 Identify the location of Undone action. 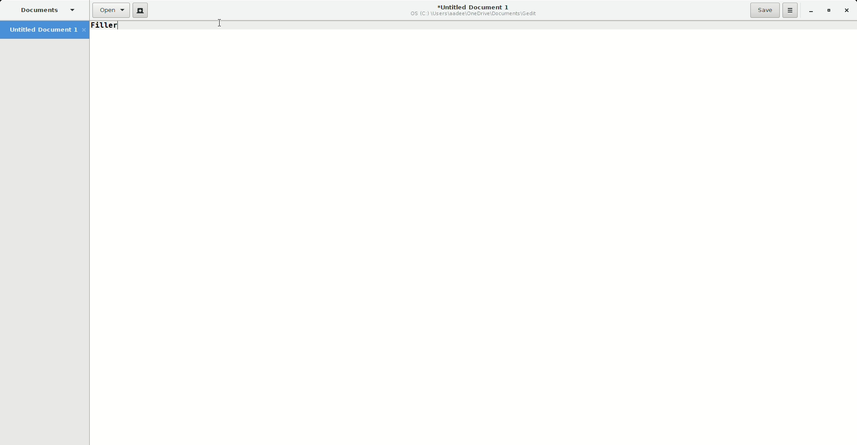
(107, 25).